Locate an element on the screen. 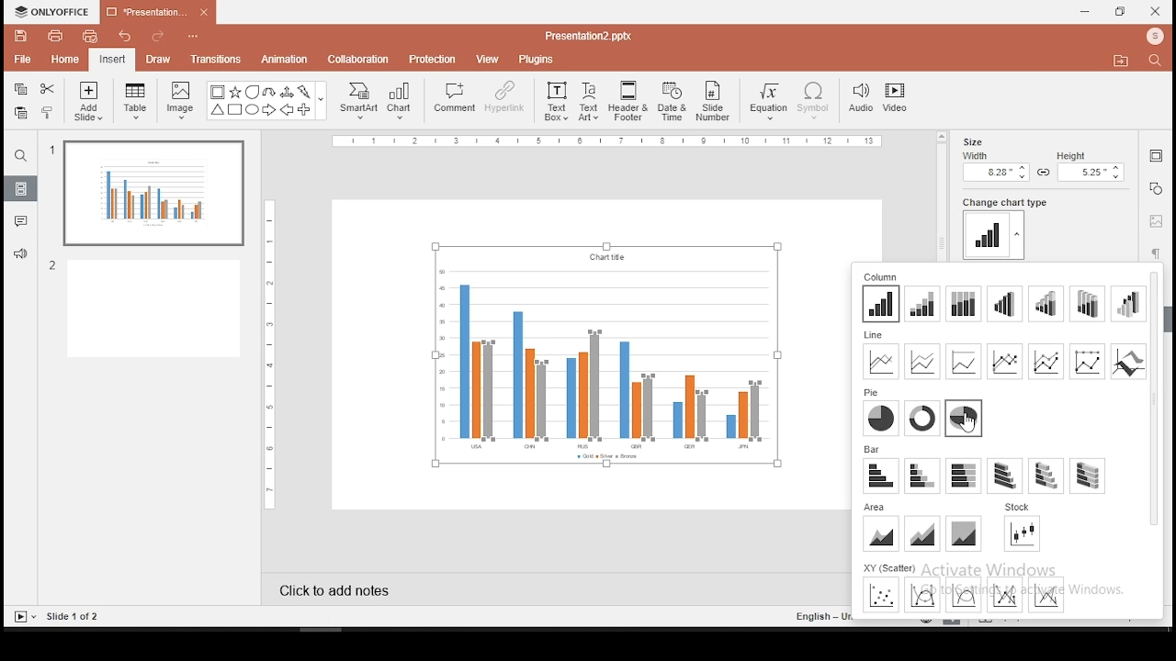 This screenshot has width=1176, height=661. column 2 is located at coordinates (924, 304).